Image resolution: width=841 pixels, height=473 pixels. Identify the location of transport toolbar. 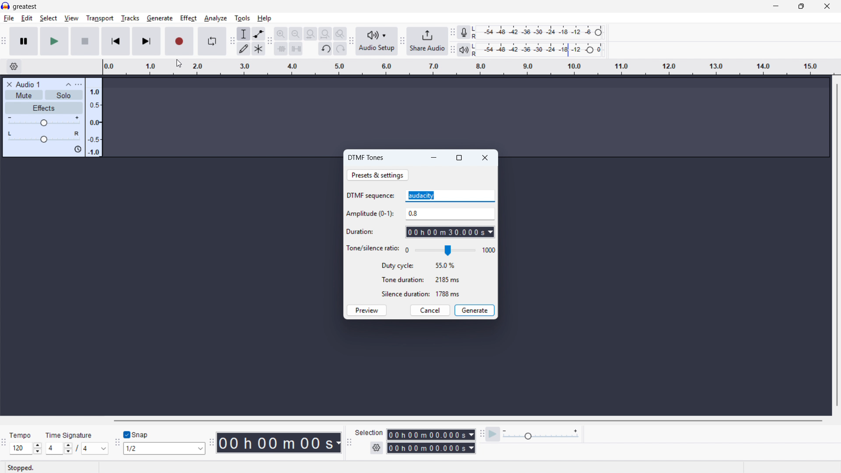
(4, 42).